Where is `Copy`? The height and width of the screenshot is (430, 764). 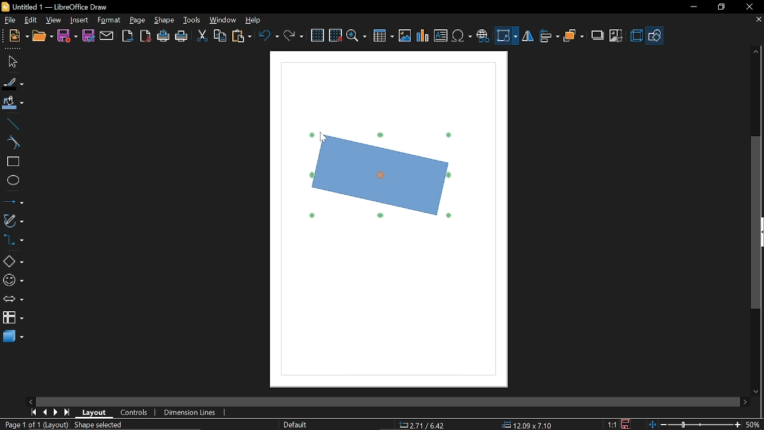
Copy is located at coordinates (220, 35).